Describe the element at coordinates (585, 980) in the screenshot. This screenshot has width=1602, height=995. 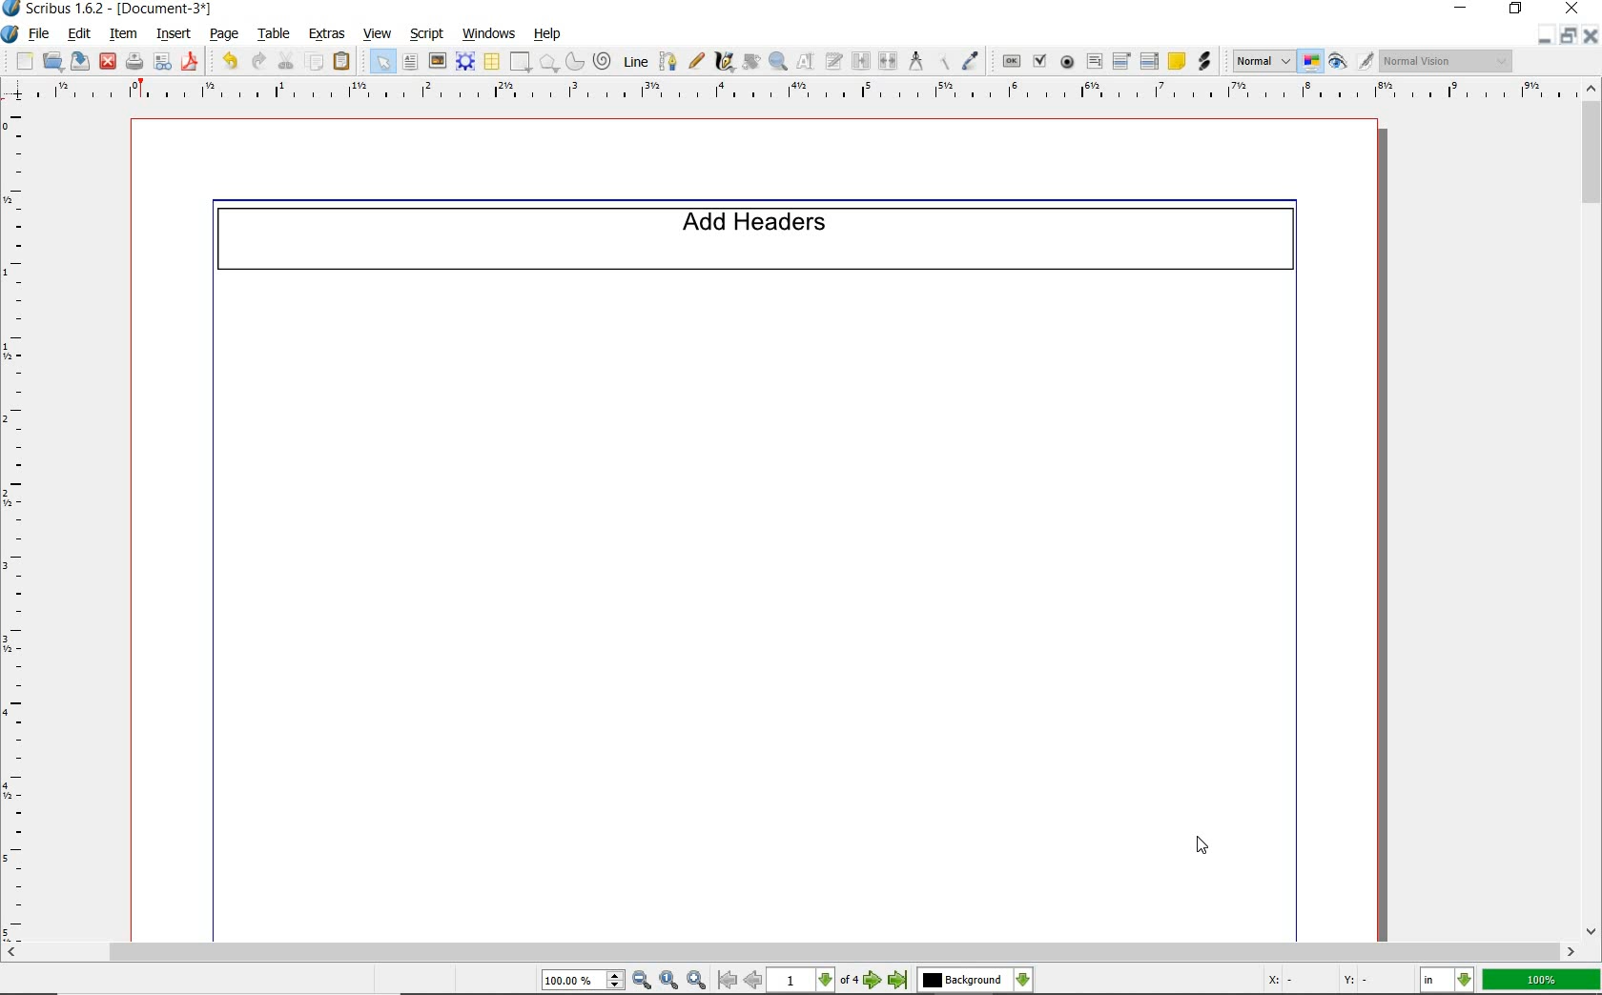
I see `select current zoom level` at that location.